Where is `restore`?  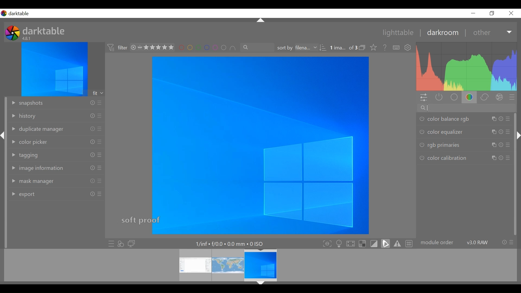
restore is located at coordinates (491, 13).